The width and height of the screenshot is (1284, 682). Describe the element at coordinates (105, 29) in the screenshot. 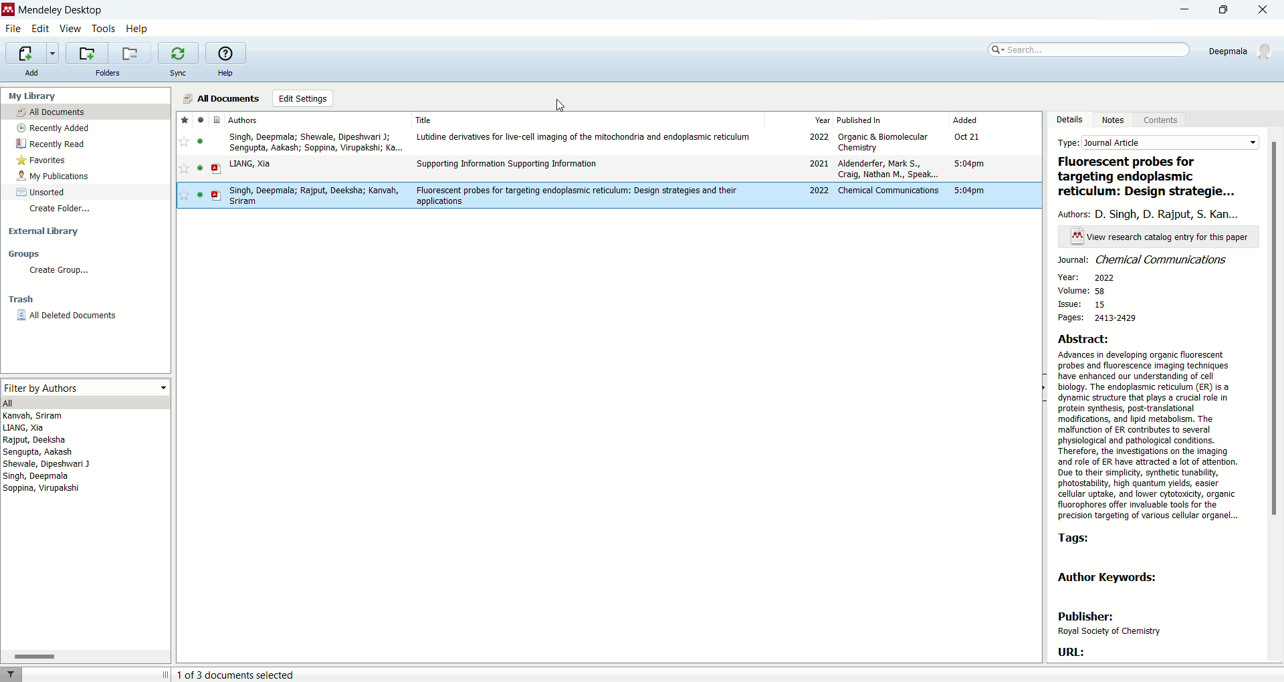

I see `tools` at that location.